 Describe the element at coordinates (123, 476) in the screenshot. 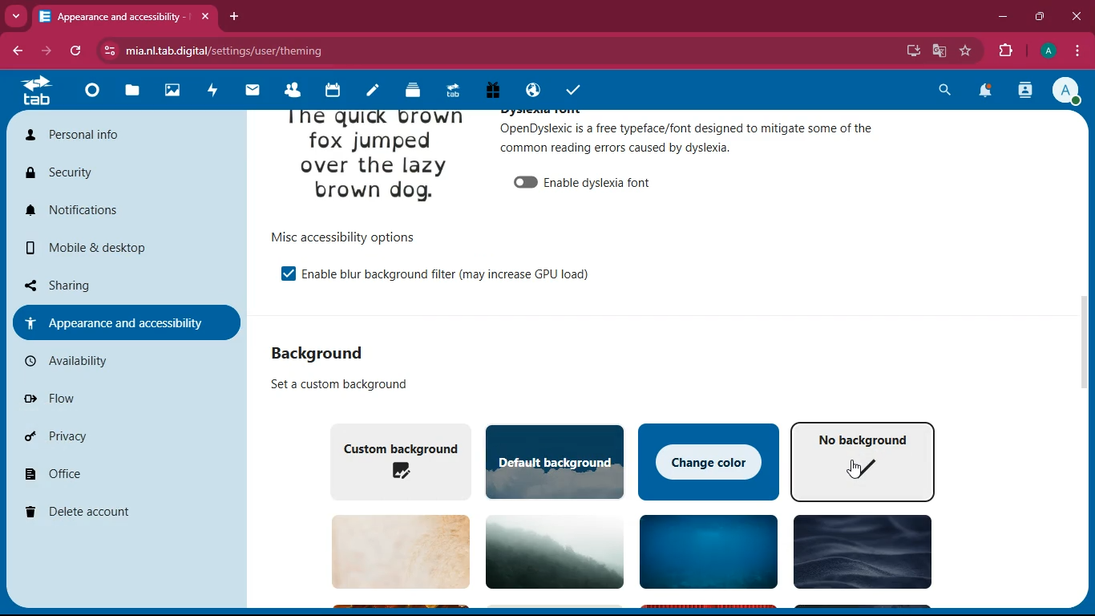

I see `office` at that location.